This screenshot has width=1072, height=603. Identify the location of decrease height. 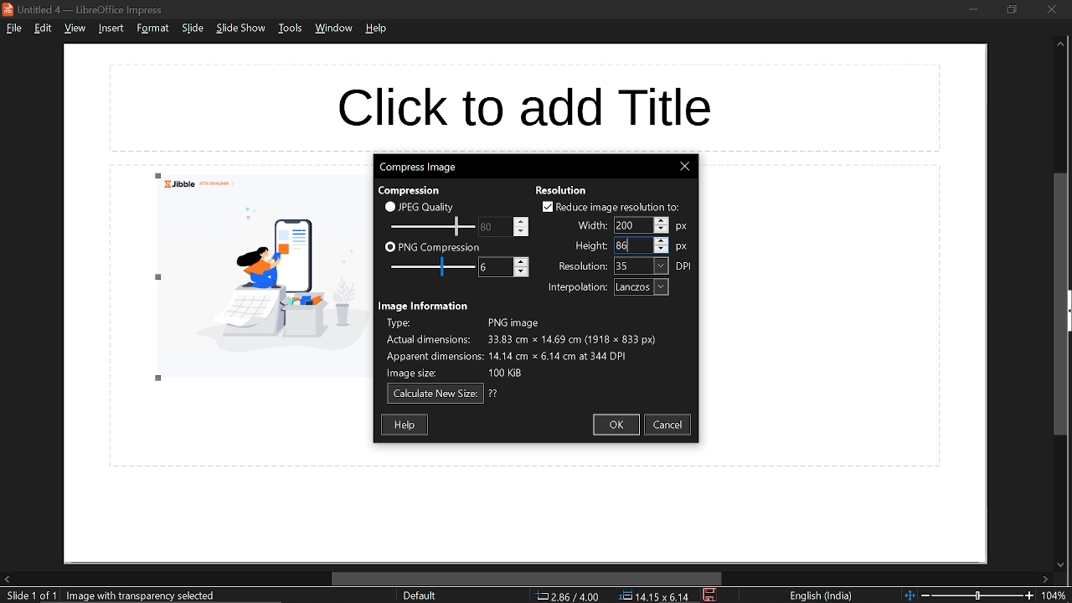
(662, 249).